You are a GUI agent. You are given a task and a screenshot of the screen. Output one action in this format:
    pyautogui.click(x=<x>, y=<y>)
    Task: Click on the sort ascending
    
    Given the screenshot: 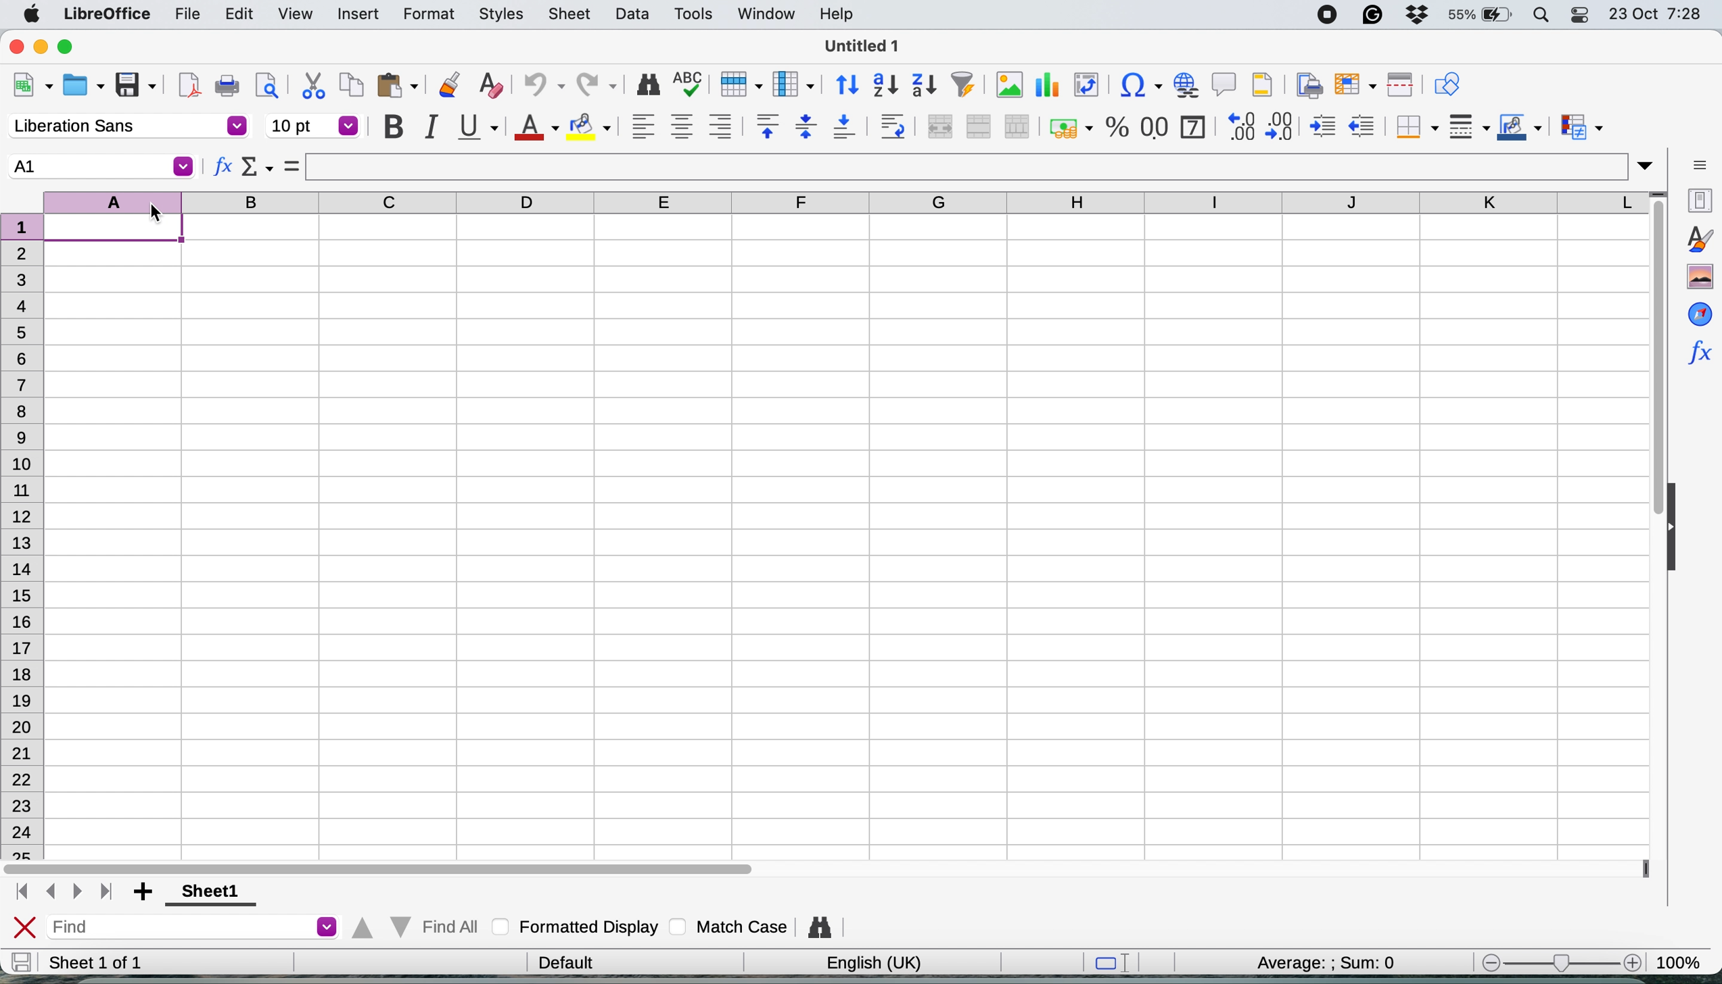 What is the action you would take?
    pyautogui.click(x=885, y=85)
    